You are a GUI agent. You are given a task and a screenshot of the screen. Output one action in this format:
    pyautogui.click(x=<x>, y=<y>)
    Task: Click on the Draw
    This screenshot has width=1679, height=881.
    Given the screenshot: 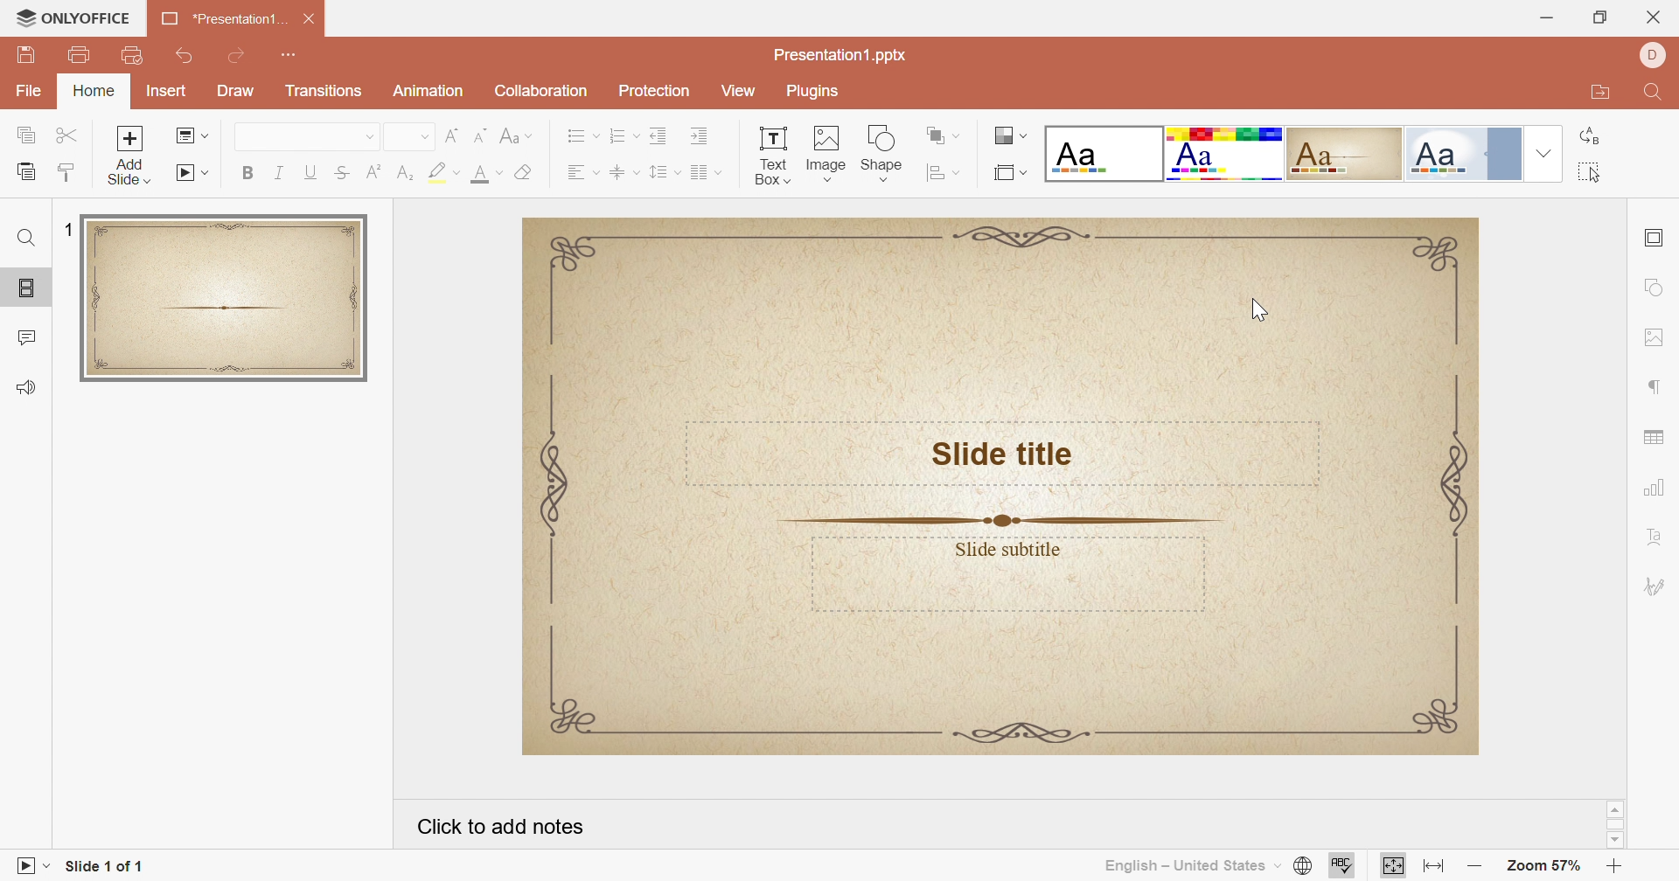 What is the action you would take?
    pyautogui.click(x=236, y=89)
    